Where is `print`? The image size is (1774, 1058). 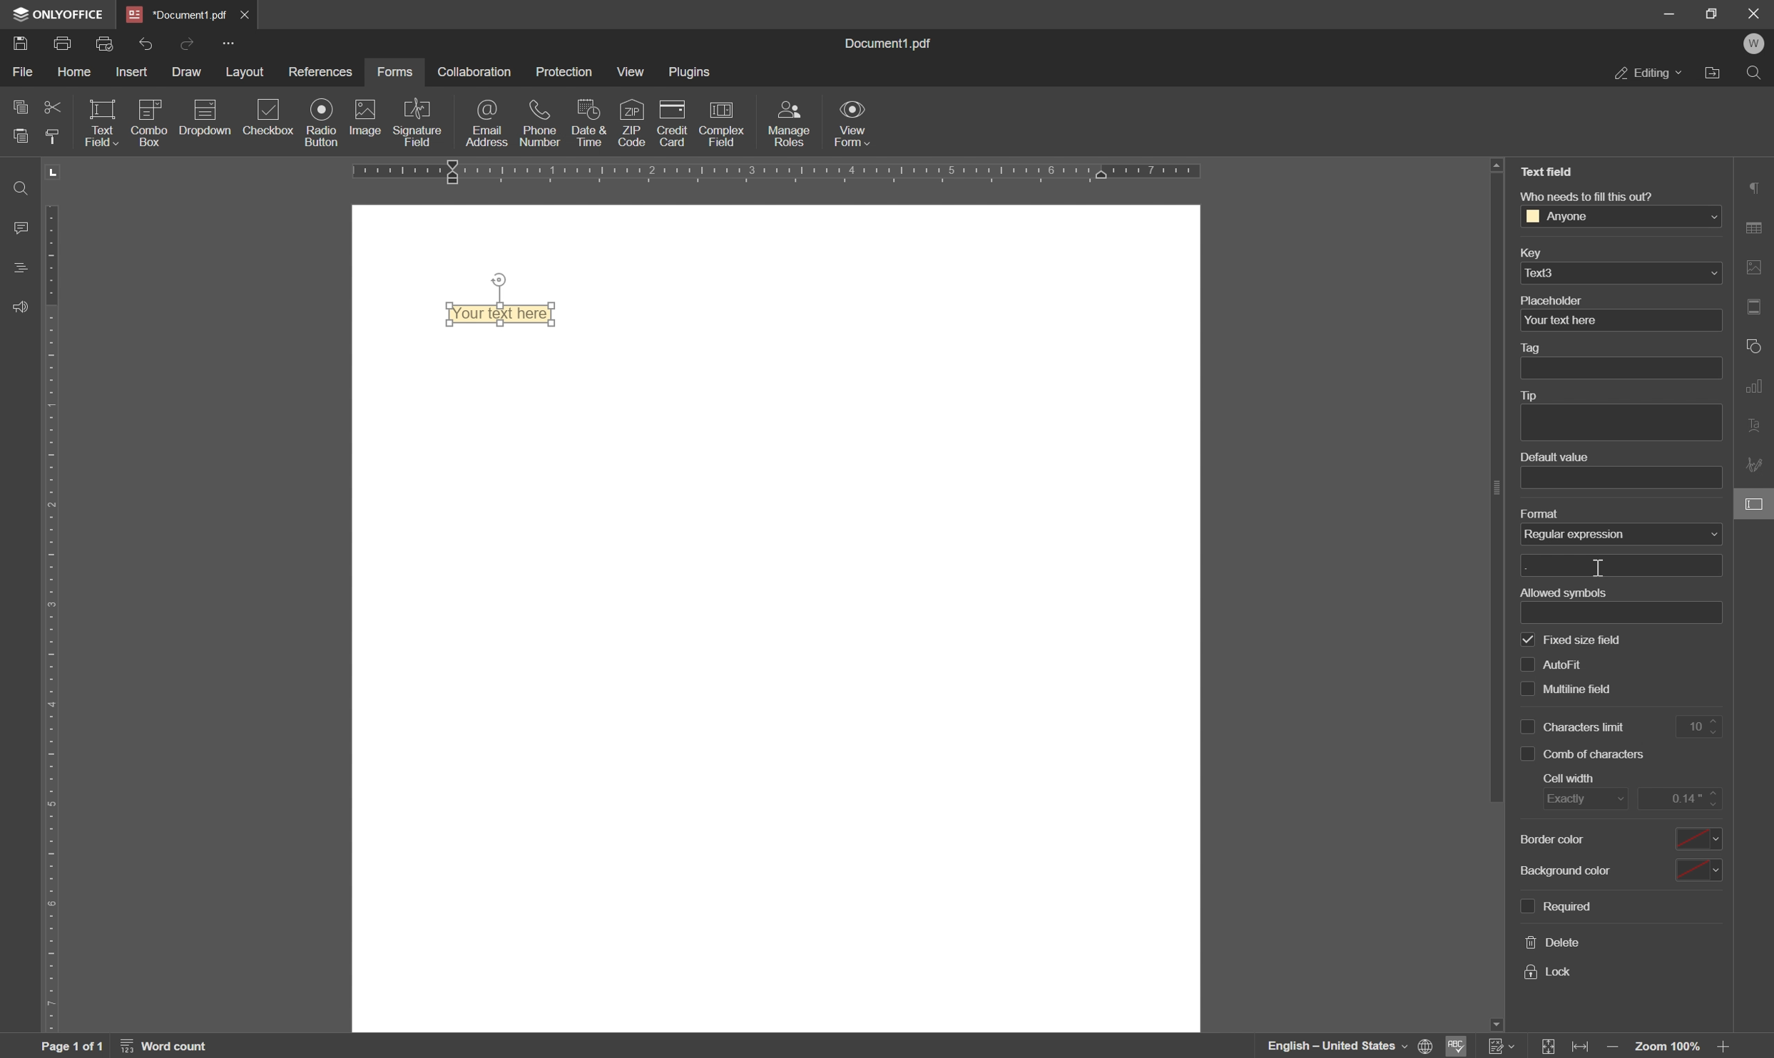 print is located at coordinates (64, 45).